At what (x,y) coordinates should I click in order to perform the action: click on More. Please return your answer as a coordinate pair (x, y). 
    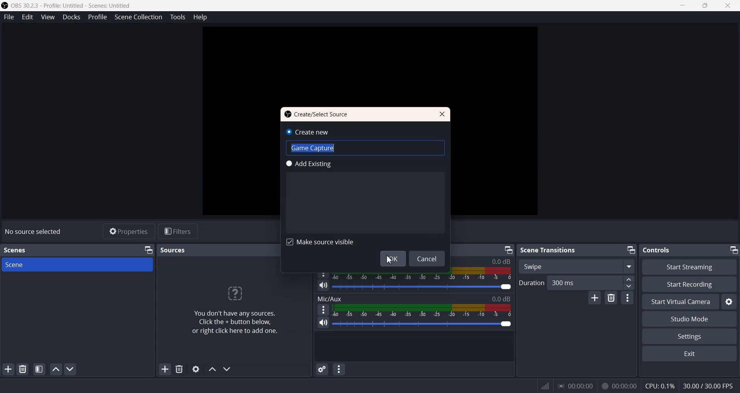
    Looking at the image, I should click on (323, 272).